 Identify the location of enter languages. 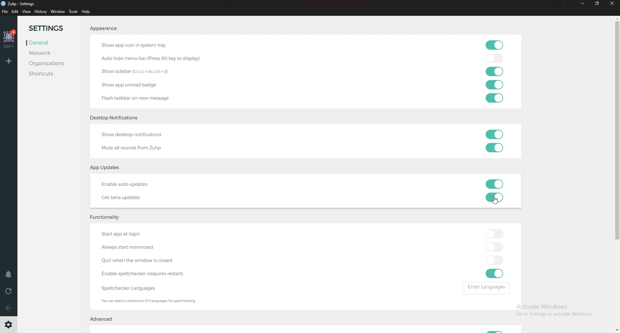
(488, 288).